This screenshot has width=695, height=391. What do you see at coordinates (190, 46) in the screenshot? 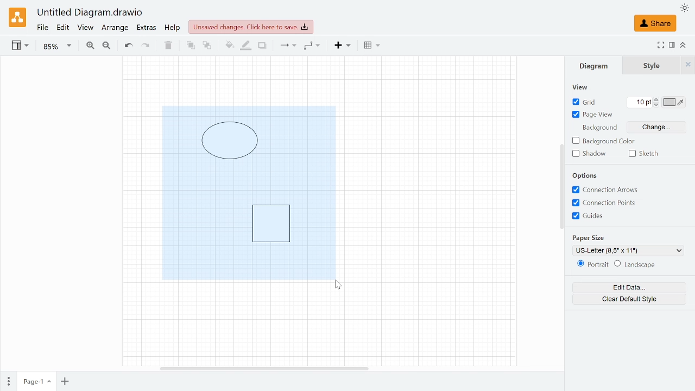
I see `TO front` at bounding box center [190, 46].